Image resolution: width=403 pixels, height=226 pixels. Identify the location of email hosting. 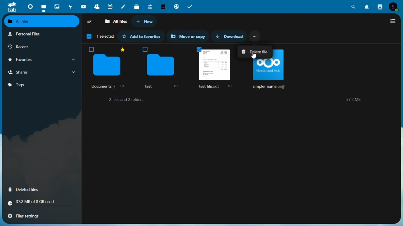
(176, 5).